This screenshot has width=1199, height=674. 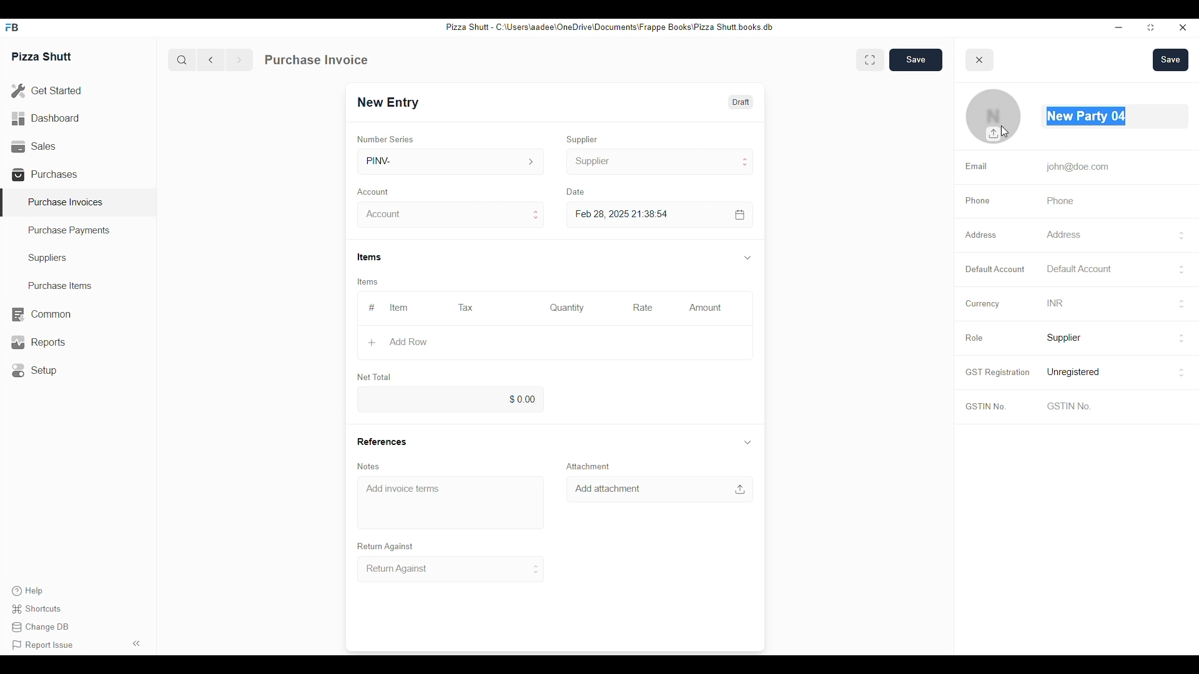 I want to click on Address, so click(x=983, y=234).